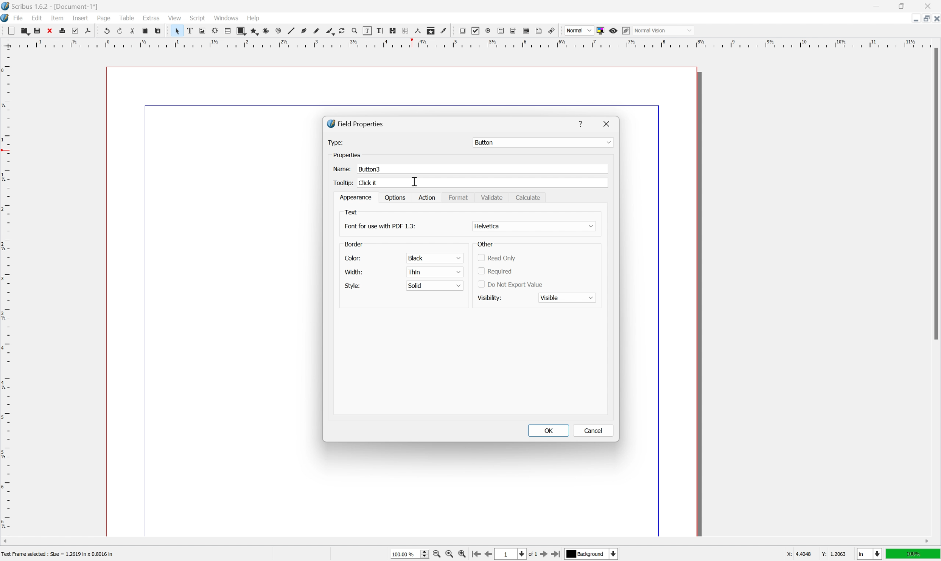 The width and height of the screenshot is (941, 561). Describe the element at coordinates (463, 30) in the screenshot. I see `pdf push button` at that location.